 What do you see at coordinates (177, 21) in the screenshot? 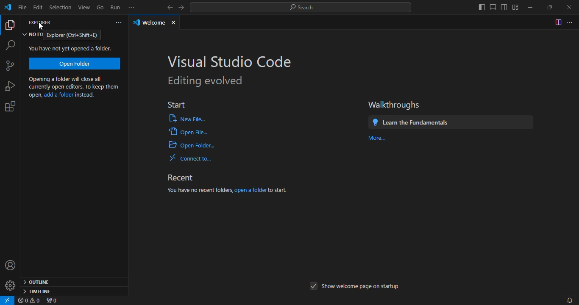
I see `close` at bounding box center [177, 21].